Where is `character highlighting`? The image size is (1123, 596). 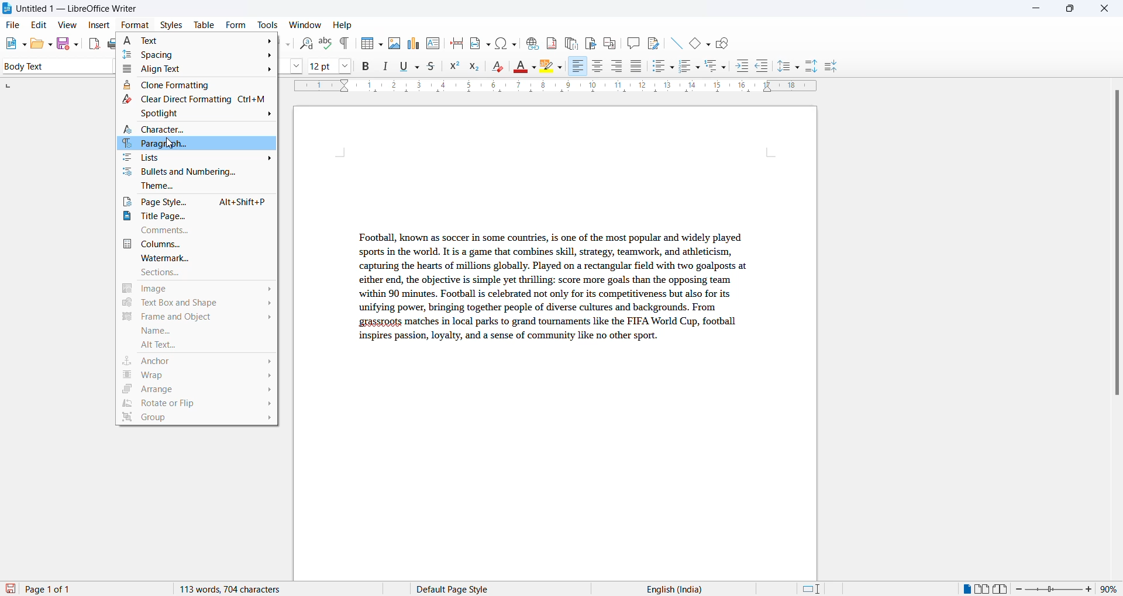 character highlighting is located at coordinates (554, 67).